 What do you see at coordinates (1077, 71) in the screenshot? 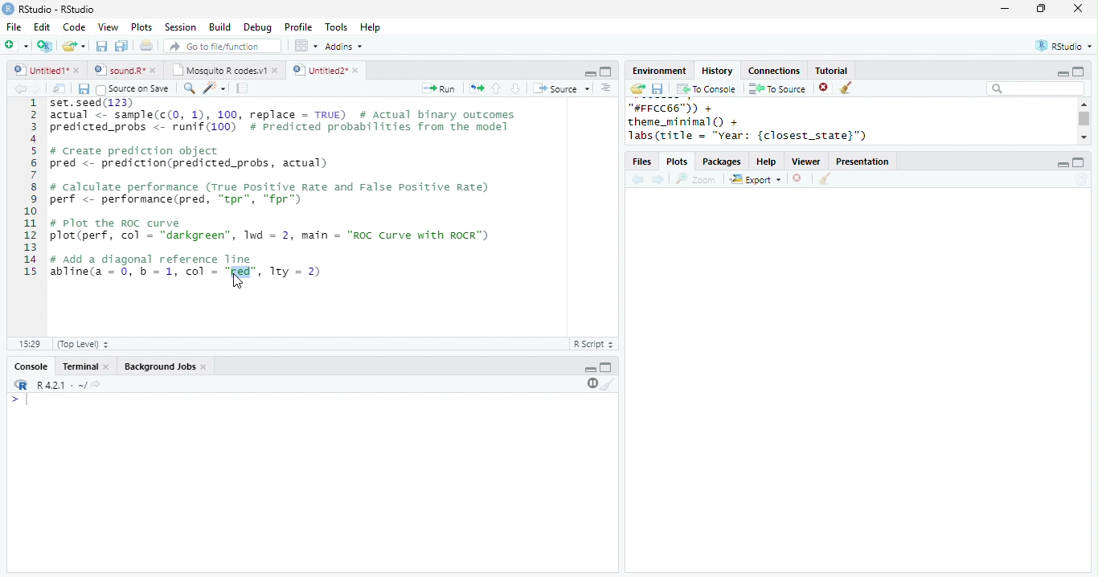
I see `maximize` at bounding box center [1077, 71].